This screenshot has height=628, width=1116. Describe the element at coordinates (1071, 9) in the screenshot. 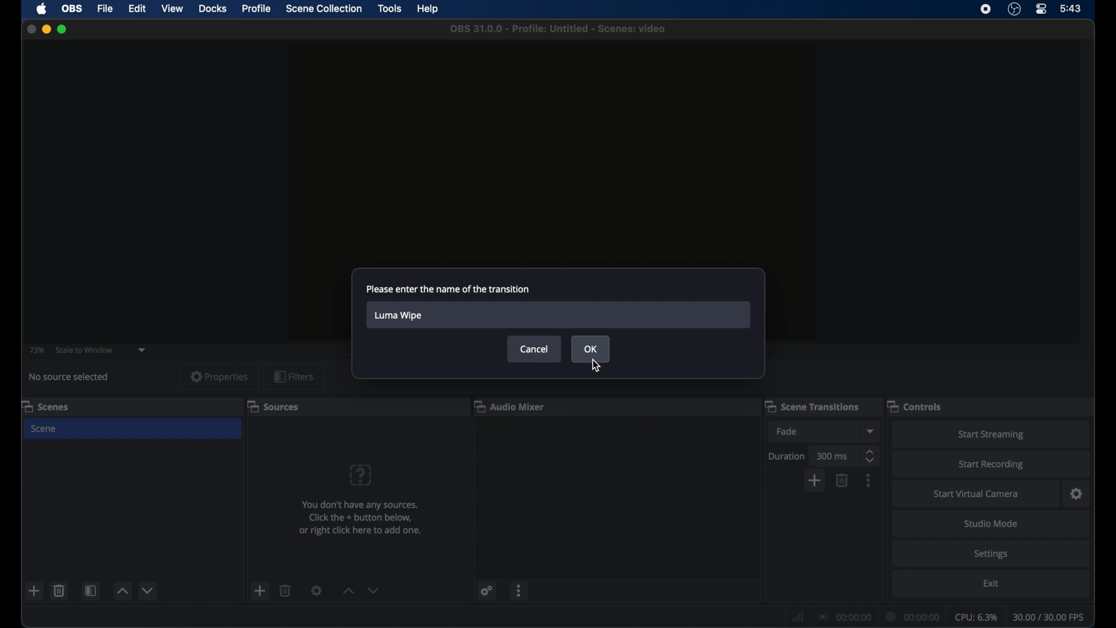

I see `time` at that location.